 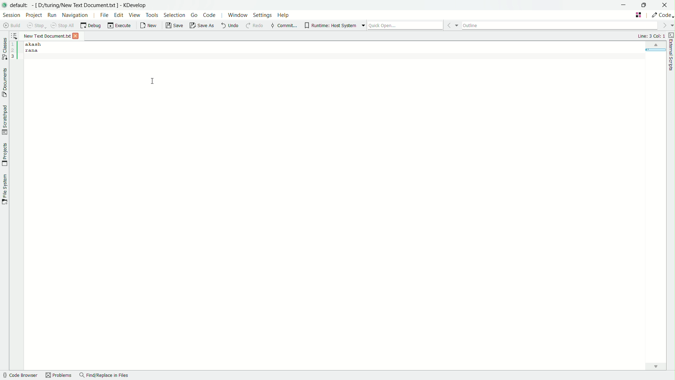 What do you see at coordinates (5, 6) in the screenshot?
I see `app icon` at bounding box center [5, 6].